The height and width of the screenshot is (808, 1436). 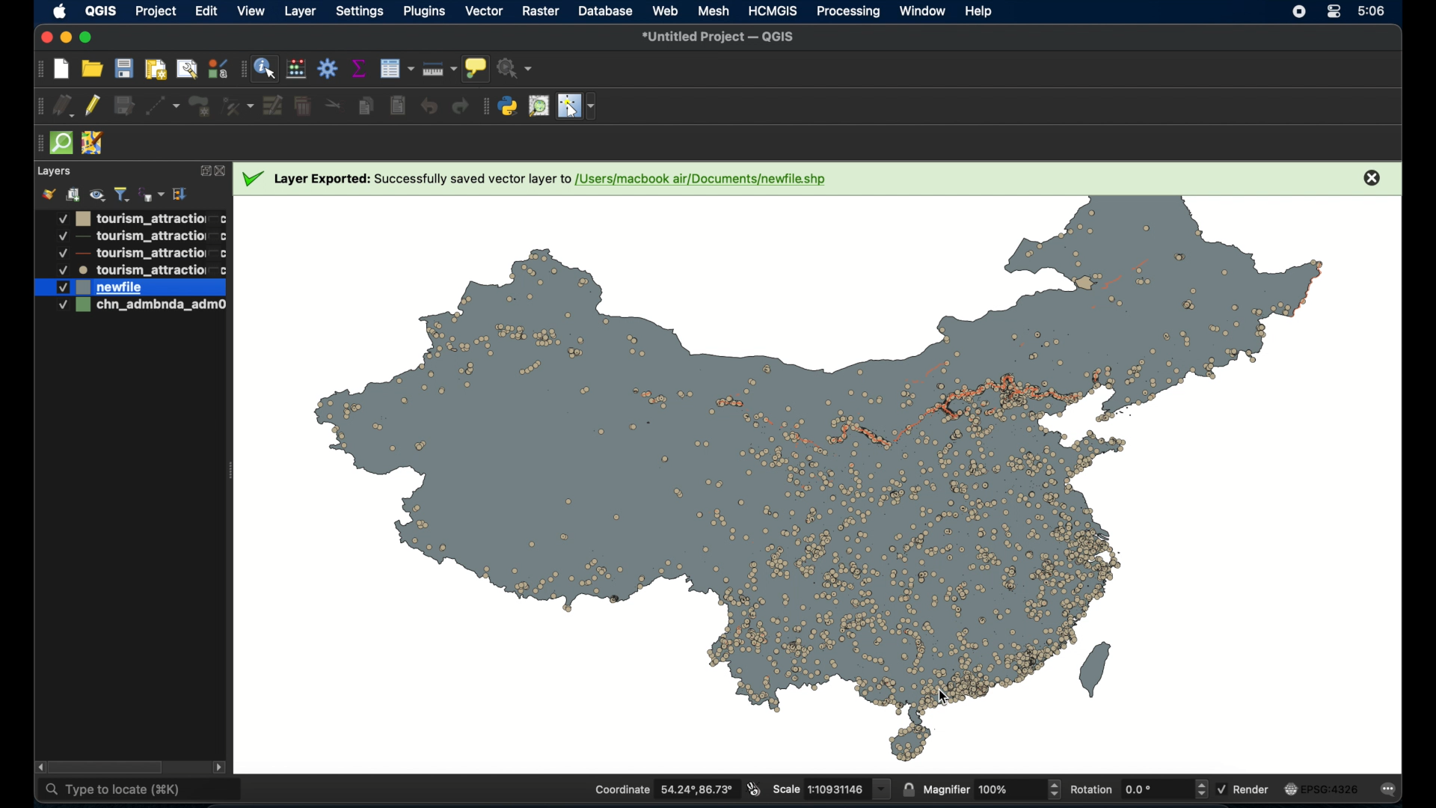 What do you see at coordinates (129, 254) in the screenshot?
I see `layer 3` at bounding box center [129, 254].